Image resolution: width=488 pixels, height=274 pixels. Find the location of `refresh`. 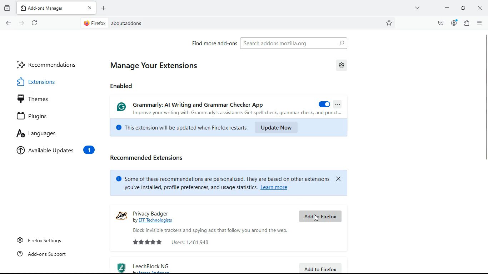

refresh is located at coordinates (33, 23).